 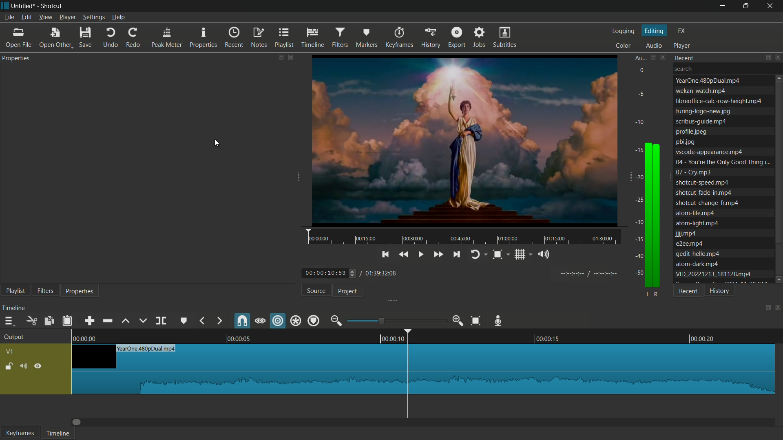 I want to click on playlist, so click(x=13, y=290).